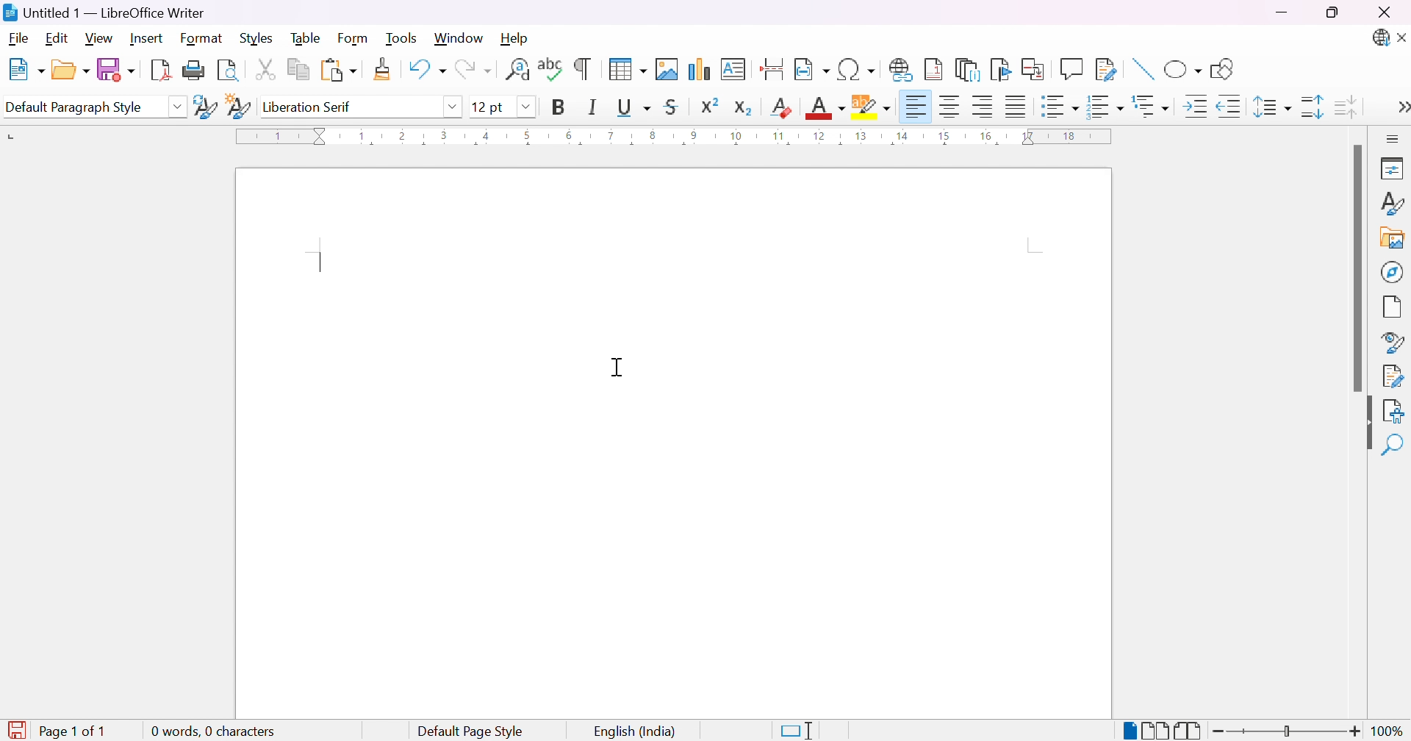 The width and height of the screenshot is (1411, 741). What do you see at coordinates (146, 38) in the screenshot?
I see `Insert` at bounding box center [146, 38].